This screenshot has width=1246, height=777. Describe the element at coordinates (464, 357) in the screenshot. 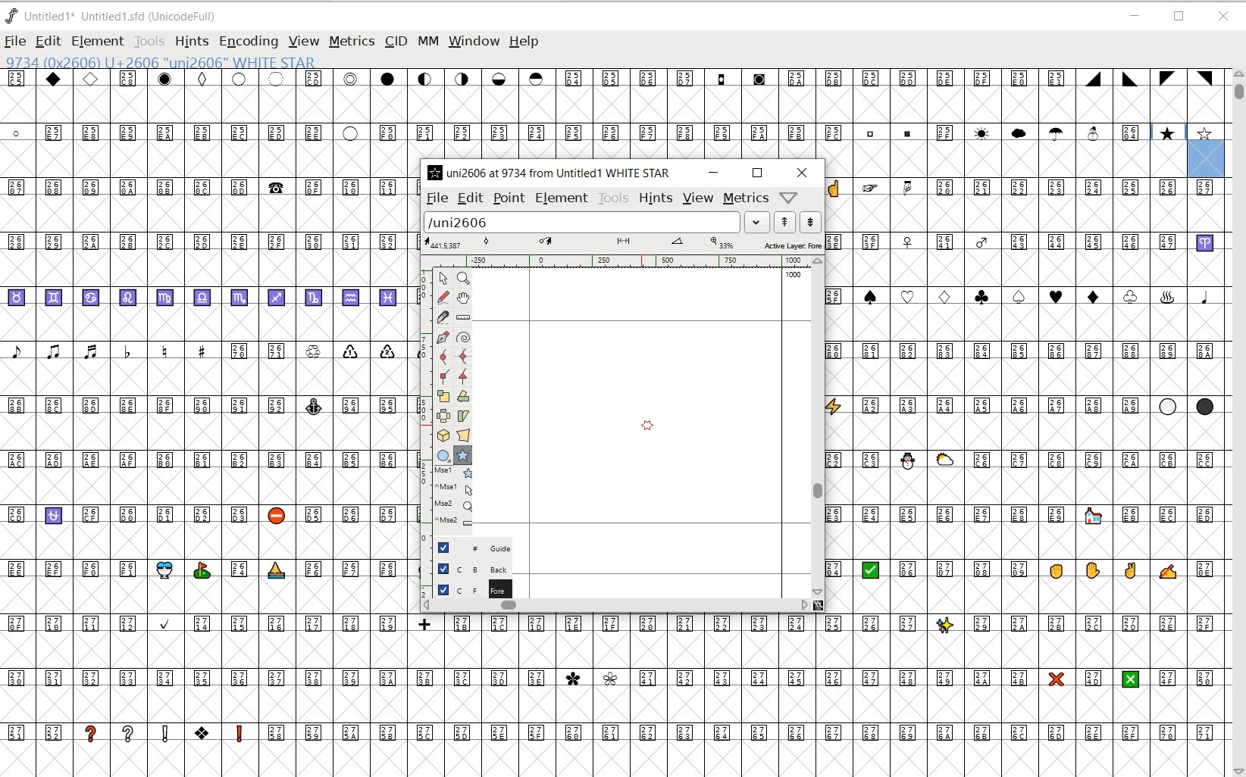

I see `ADD CURVE POINT` at that location.